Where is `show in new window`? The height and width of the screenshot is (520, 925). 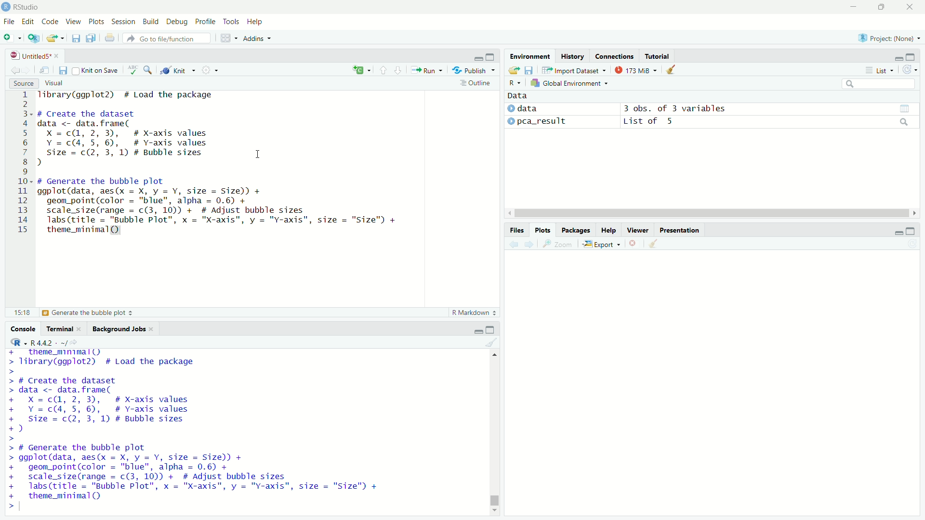
show in new window is located at coordinates (45, 70).